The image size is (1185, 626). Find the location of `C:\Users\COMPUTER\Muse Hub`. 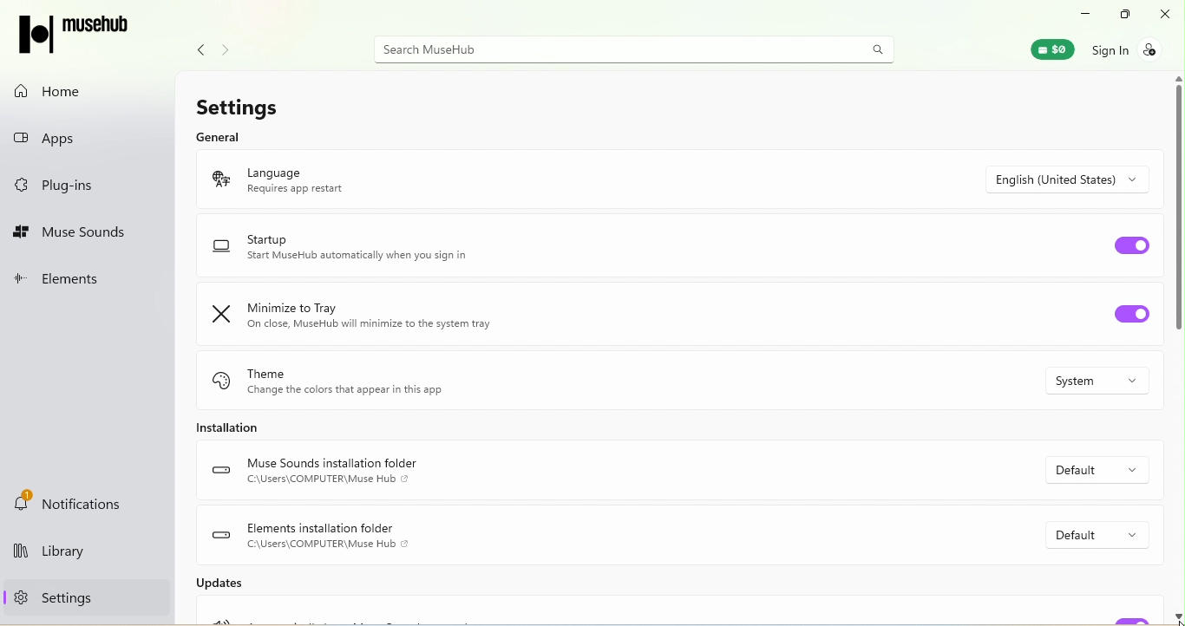

C:\Users\COMPUTER\Muse Hub is located at coordinates (329, 545).